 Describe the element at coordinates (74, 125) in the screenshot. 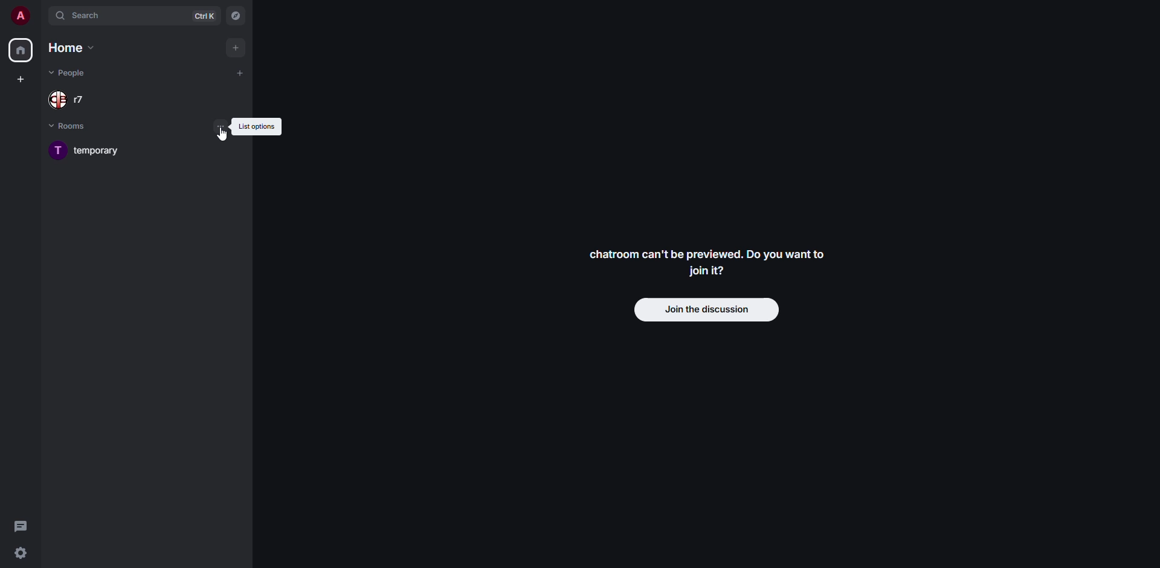

I see `rooms` at that location.